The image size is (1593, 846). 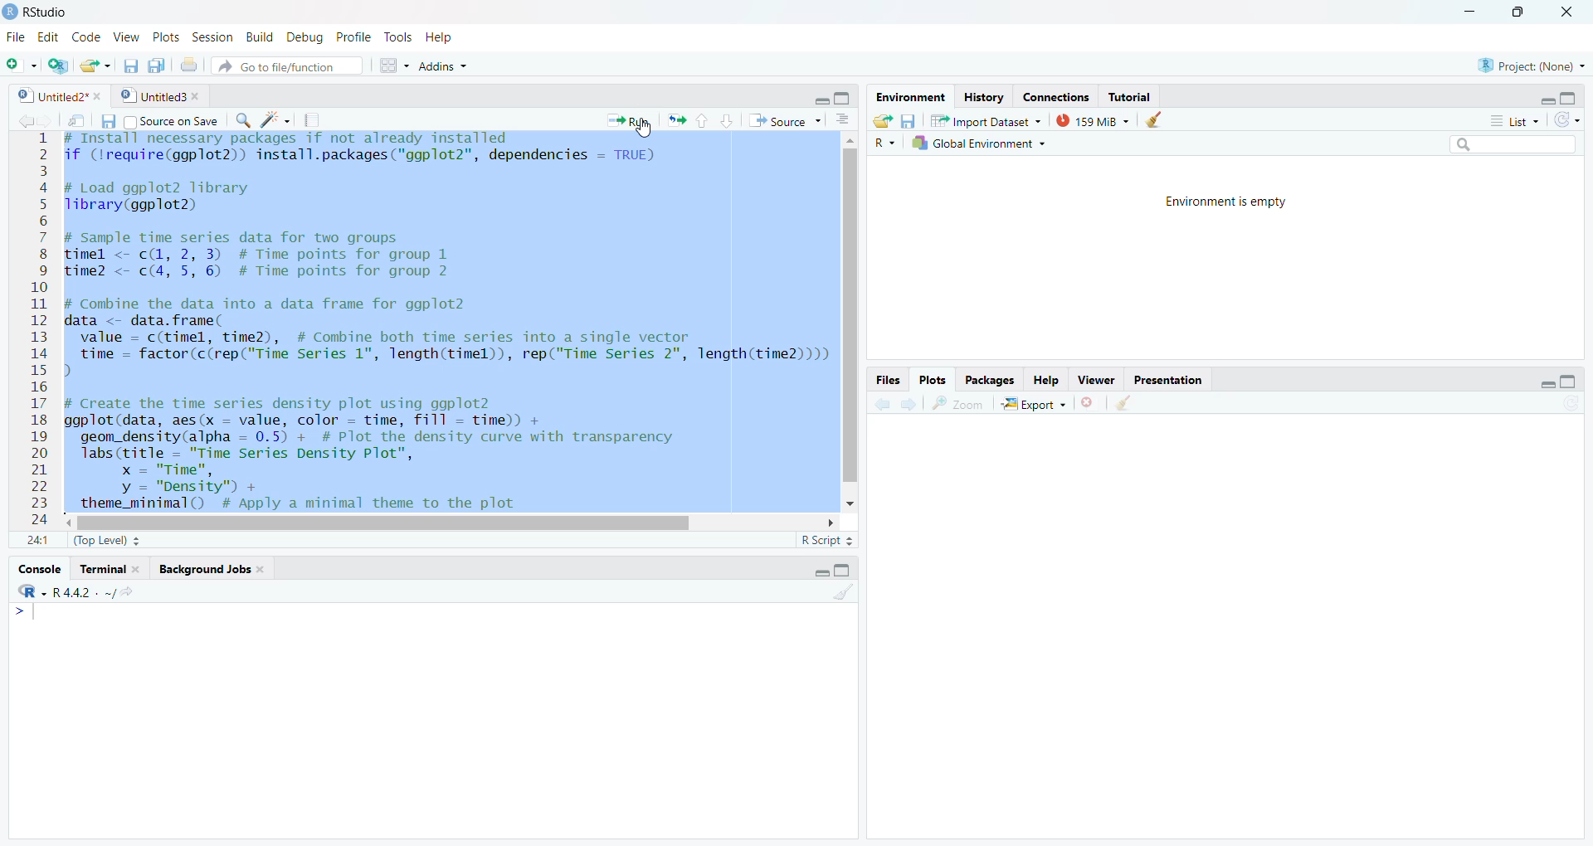 What do you see at coordinates (957, 404) in the screenshot?
I see `Zoom` at bounding box center [957, 404].